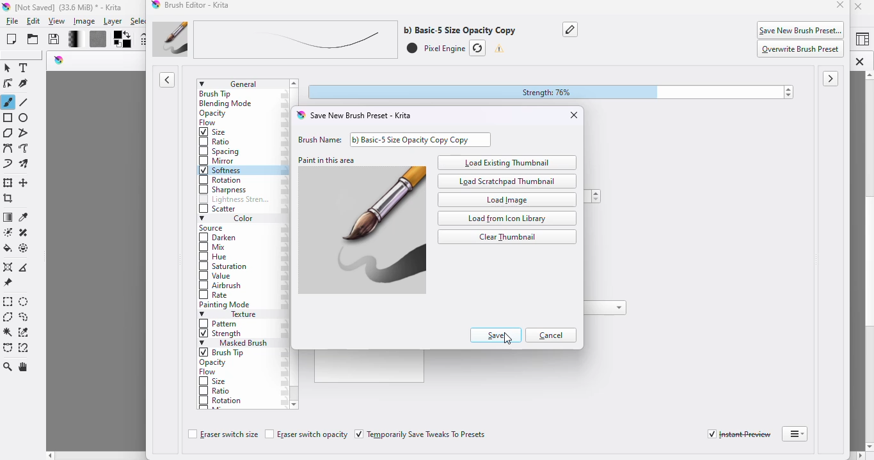  Describe the element at coordinates (219, 324) in the screenshot. I see `pattern` at that location.